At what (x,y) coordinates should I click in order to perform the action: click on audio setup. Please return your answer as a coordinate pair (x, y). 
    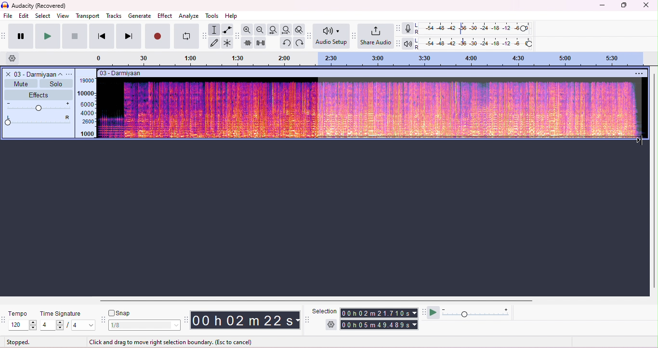
    Looking at the image, I should click on (331, 36).